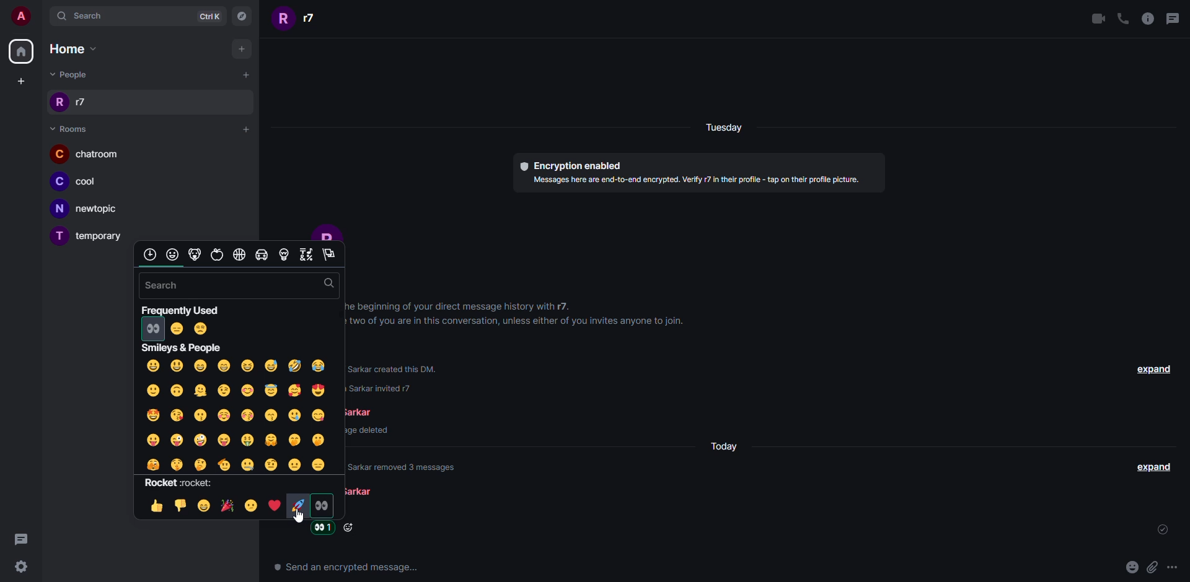  Describe the element at coordinates (322, 503) in the screenshot. I see `emoji` at that location.